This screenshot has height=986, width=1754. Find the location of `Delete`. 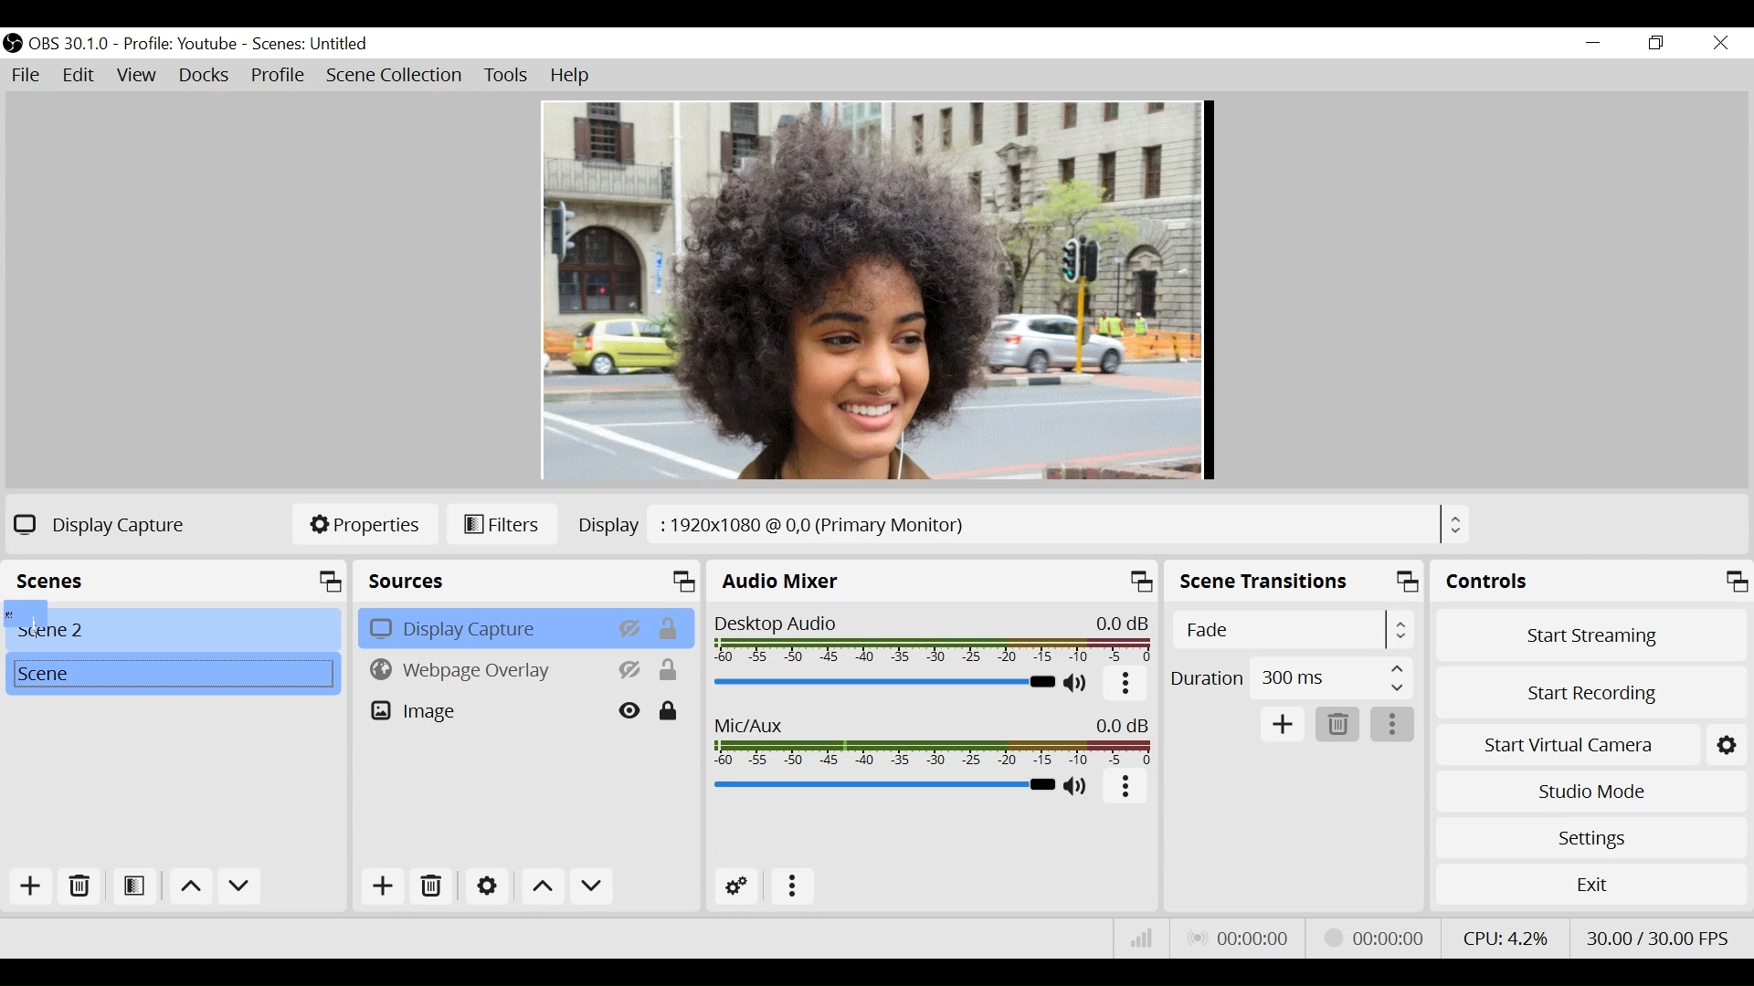

Delete is located at coordinates (81, 886).